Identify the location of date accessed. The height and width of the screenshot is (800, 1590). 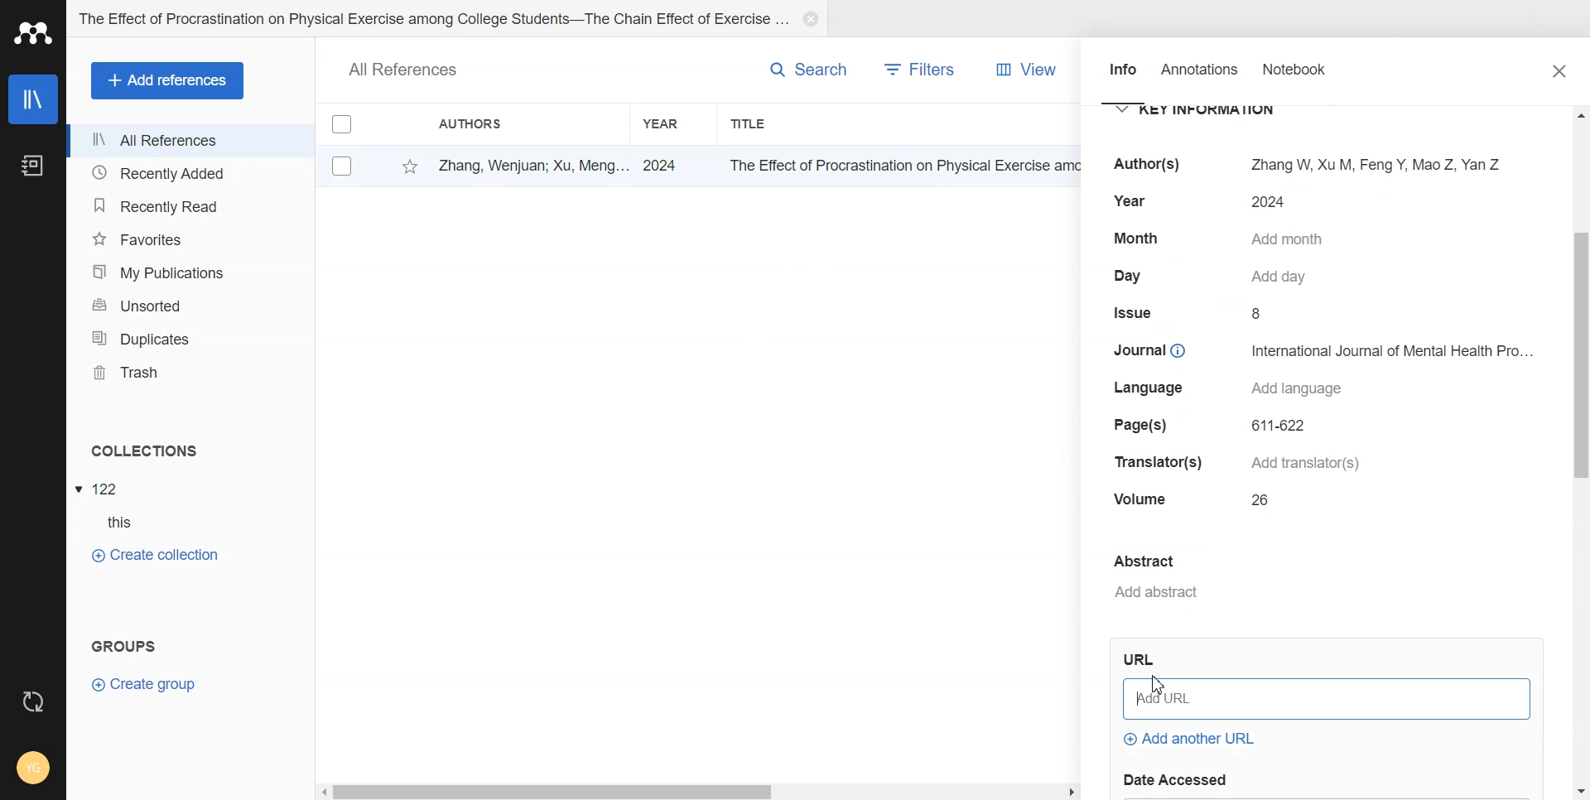
(1183, 778).